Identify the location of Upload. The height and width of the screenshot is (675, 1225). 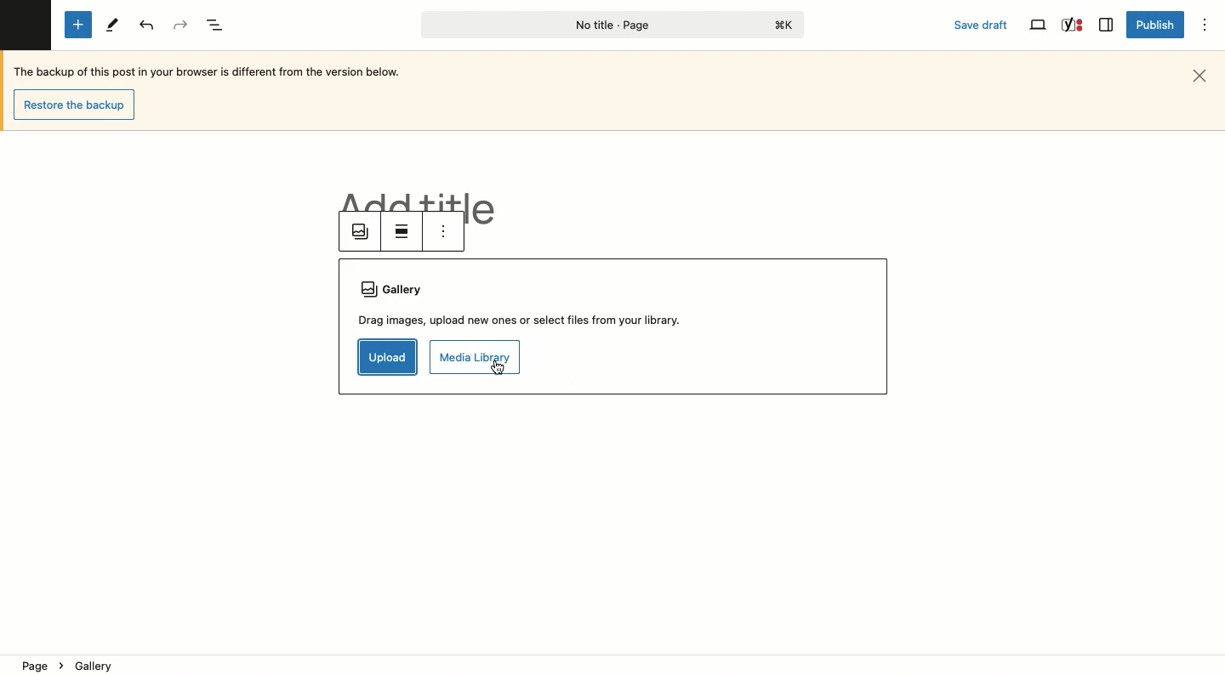
(387, 358).